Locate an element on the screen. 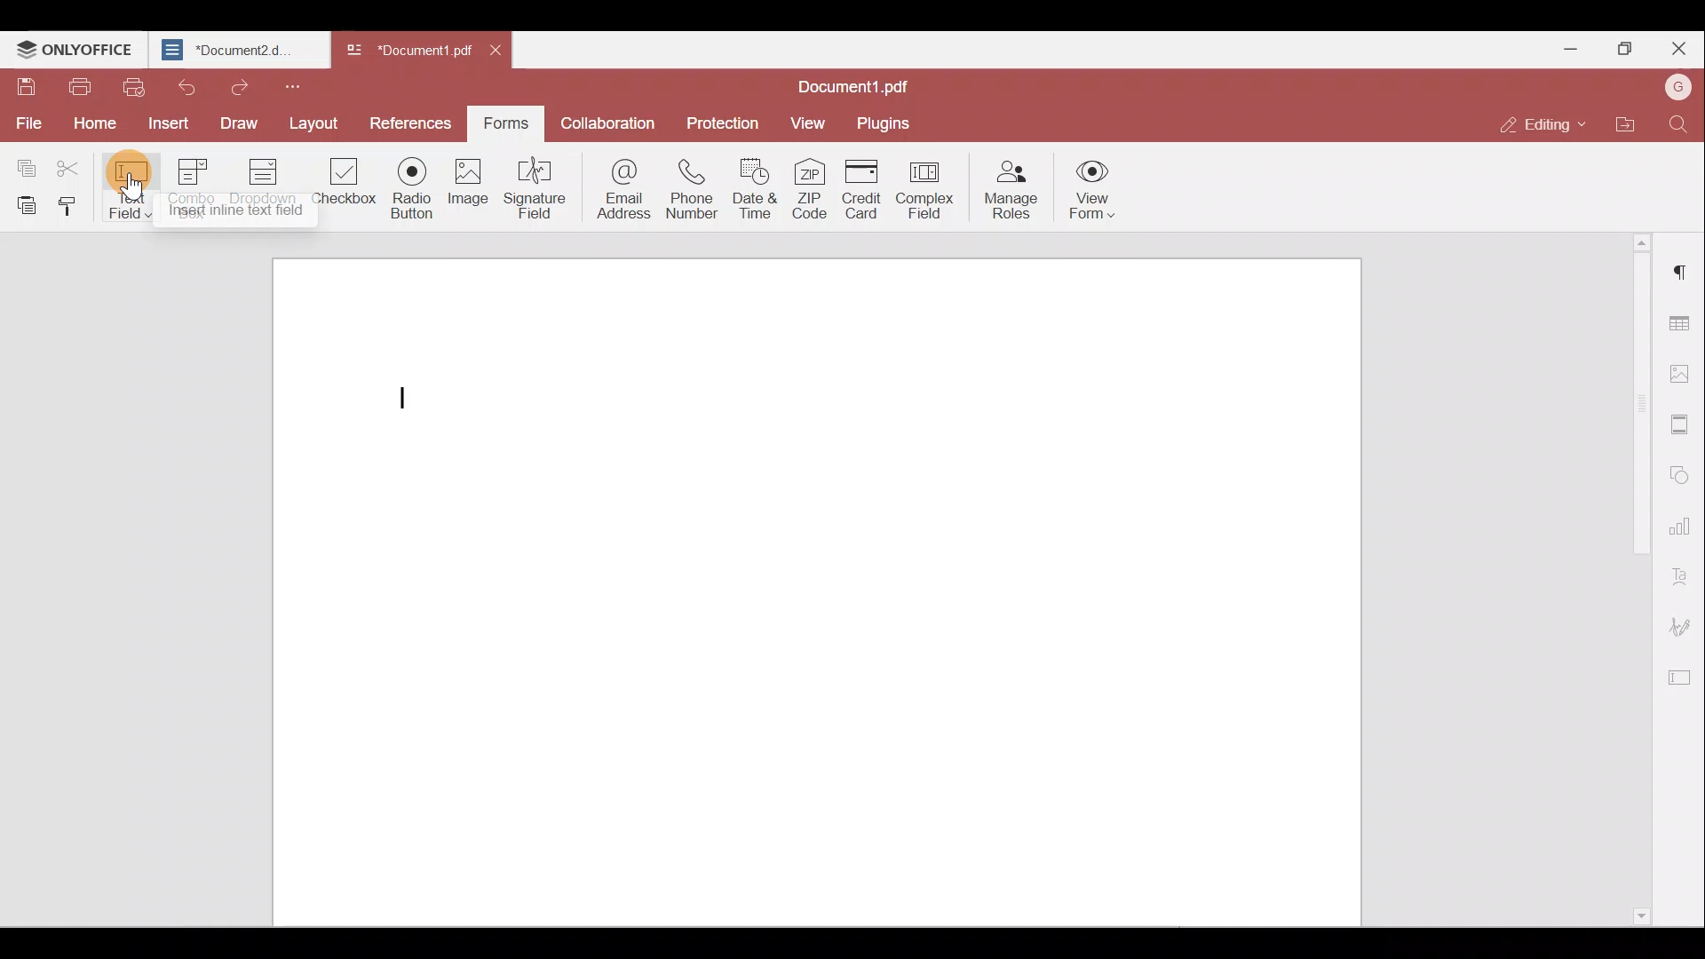 The width and height of the screenshot is (1705, 959). Redo is located at coordinates (239, 87).